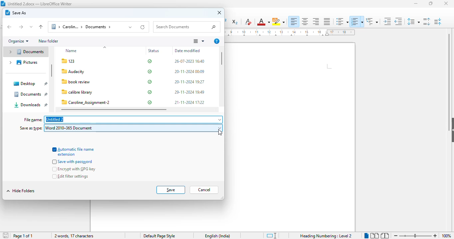 The image size is (454, 239). I want to click on close, so click(446, 4).